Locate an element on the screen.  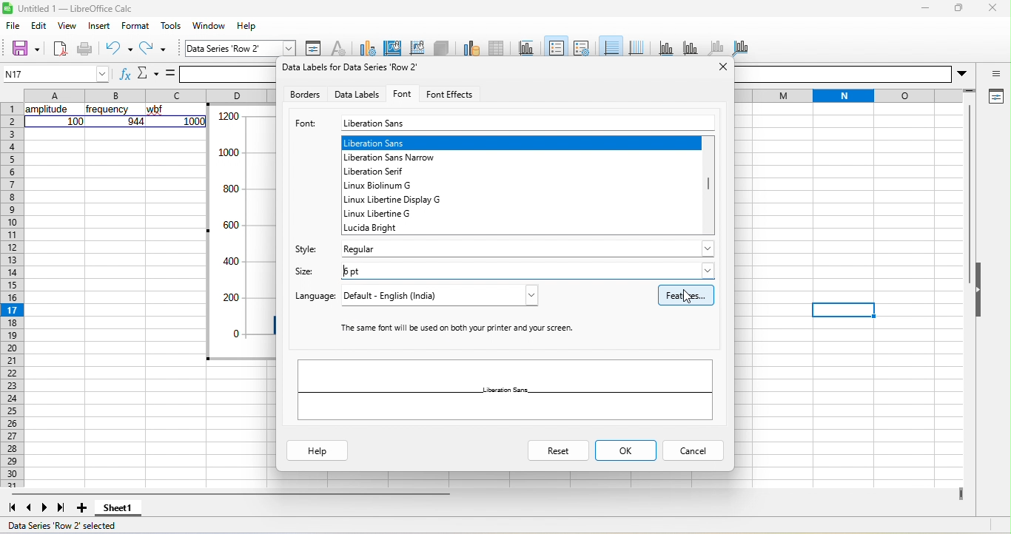
style is located at coordinates (303, 247).